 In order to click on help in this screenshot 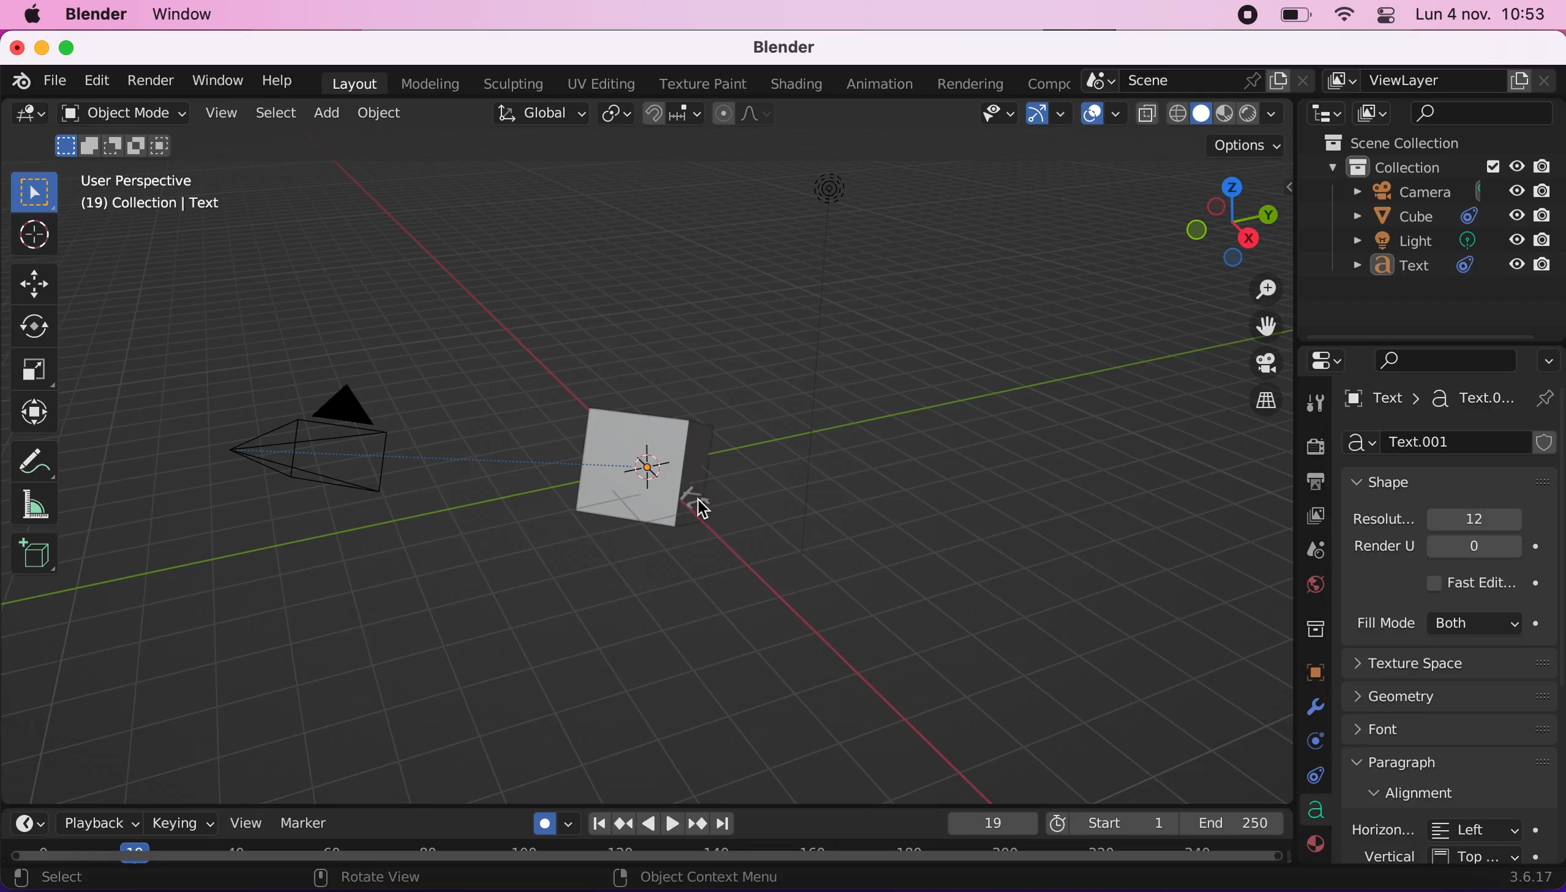, I will do `click(283, 82)`.